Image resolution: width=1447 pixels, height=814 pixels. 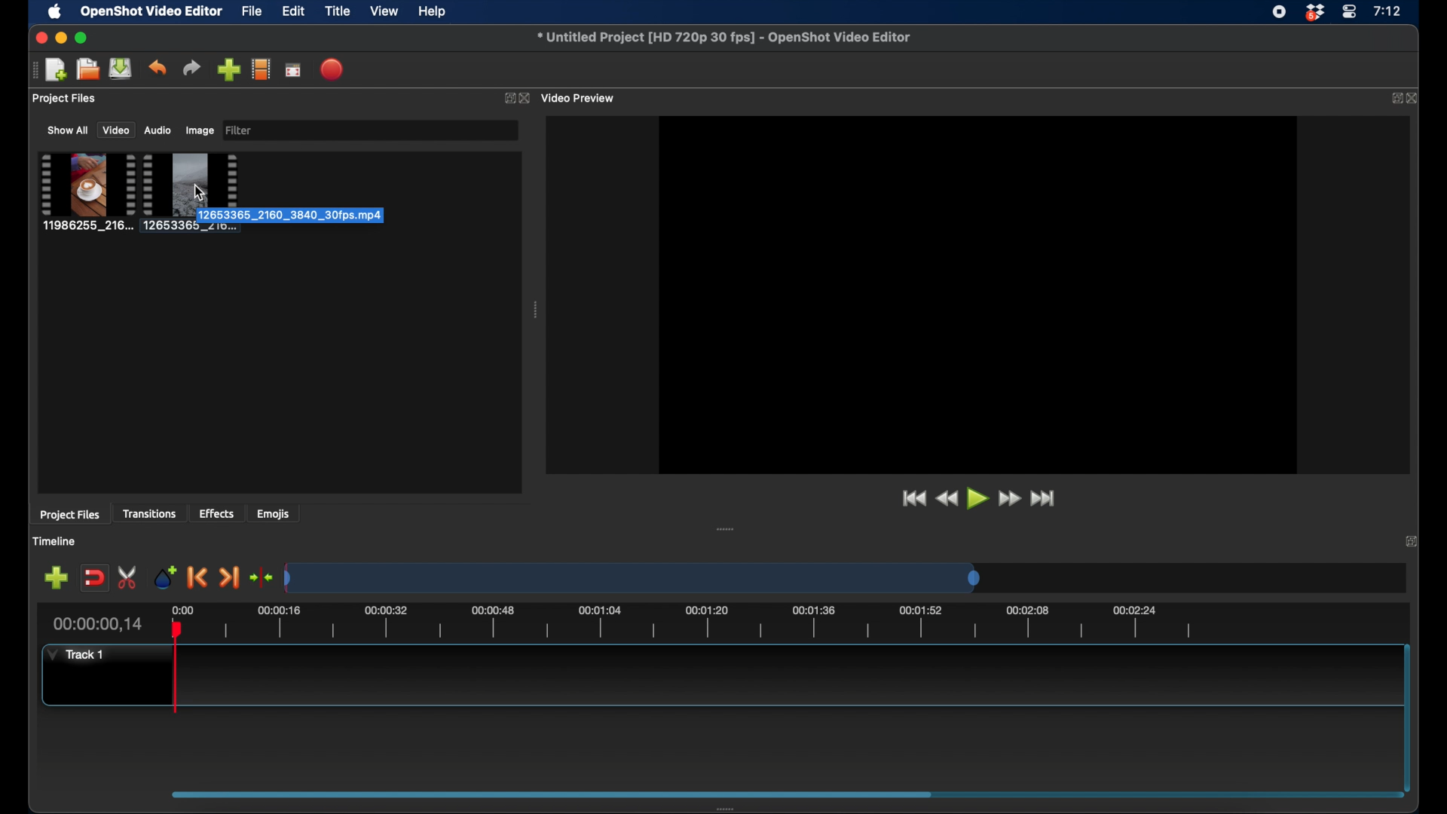 I want to click on next marker, so click(x=231, y=578).